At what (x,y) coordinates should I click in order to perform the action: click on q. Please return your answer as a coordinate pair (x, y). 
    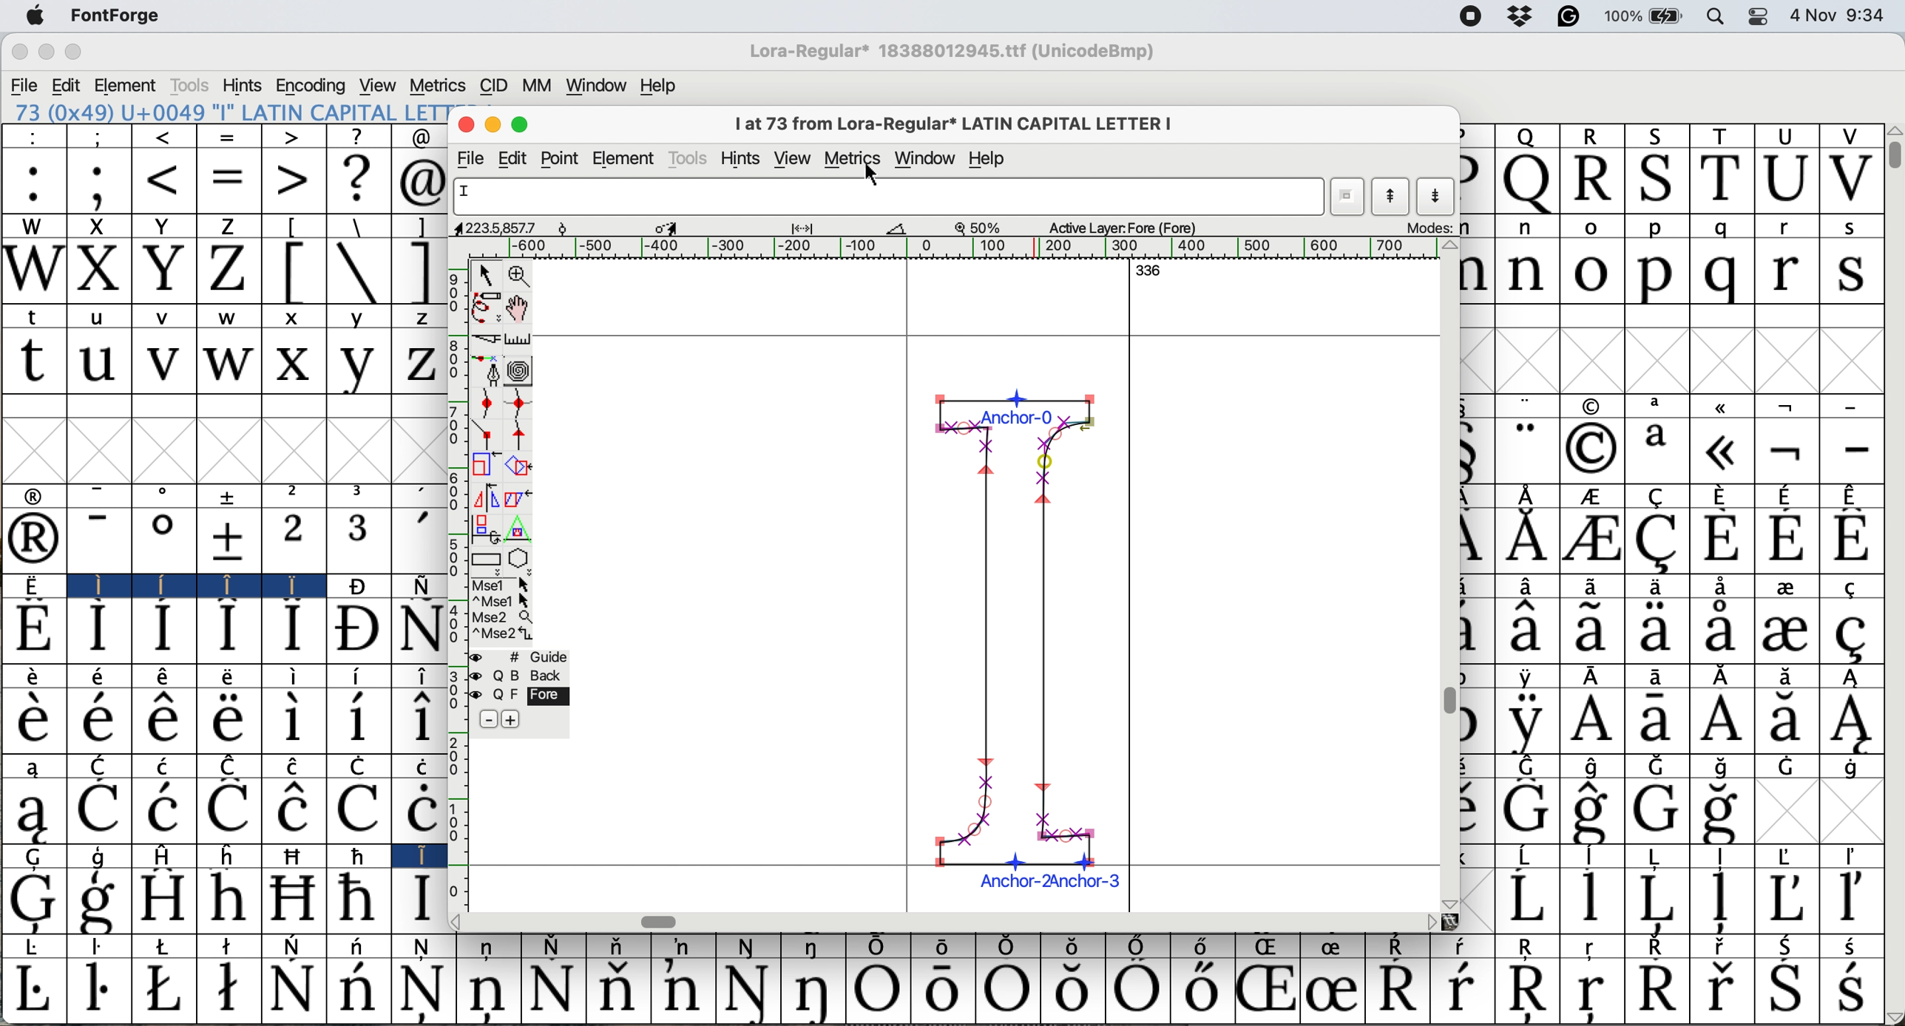
    Looking at the image, I should click on (1719, 227).